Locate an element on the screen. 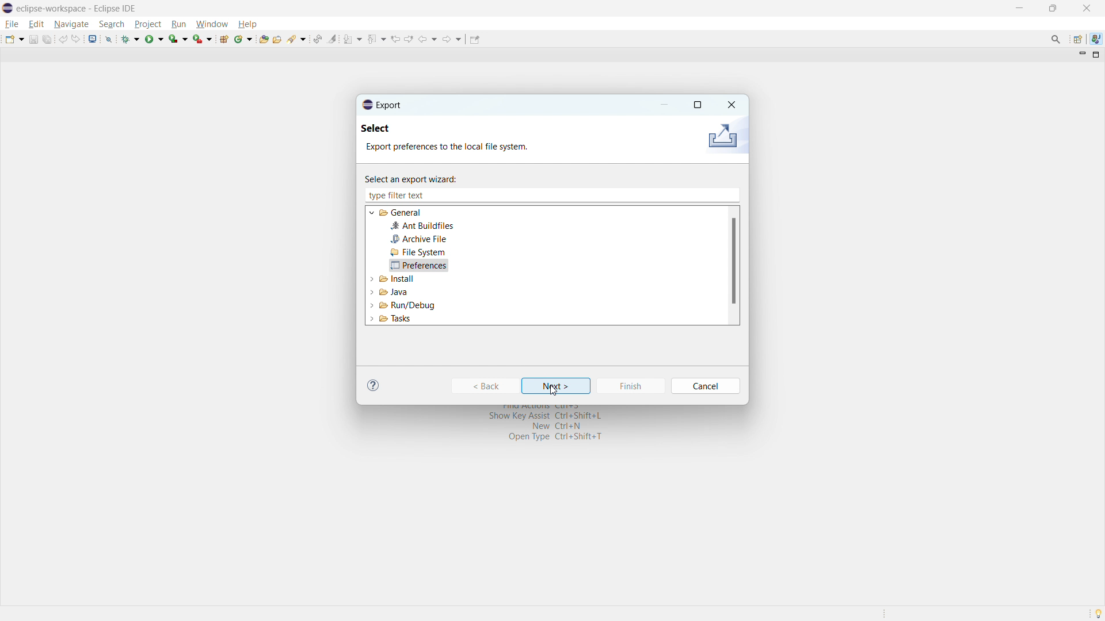  toggle ant mark occurances is located at coordinates (333, 39).